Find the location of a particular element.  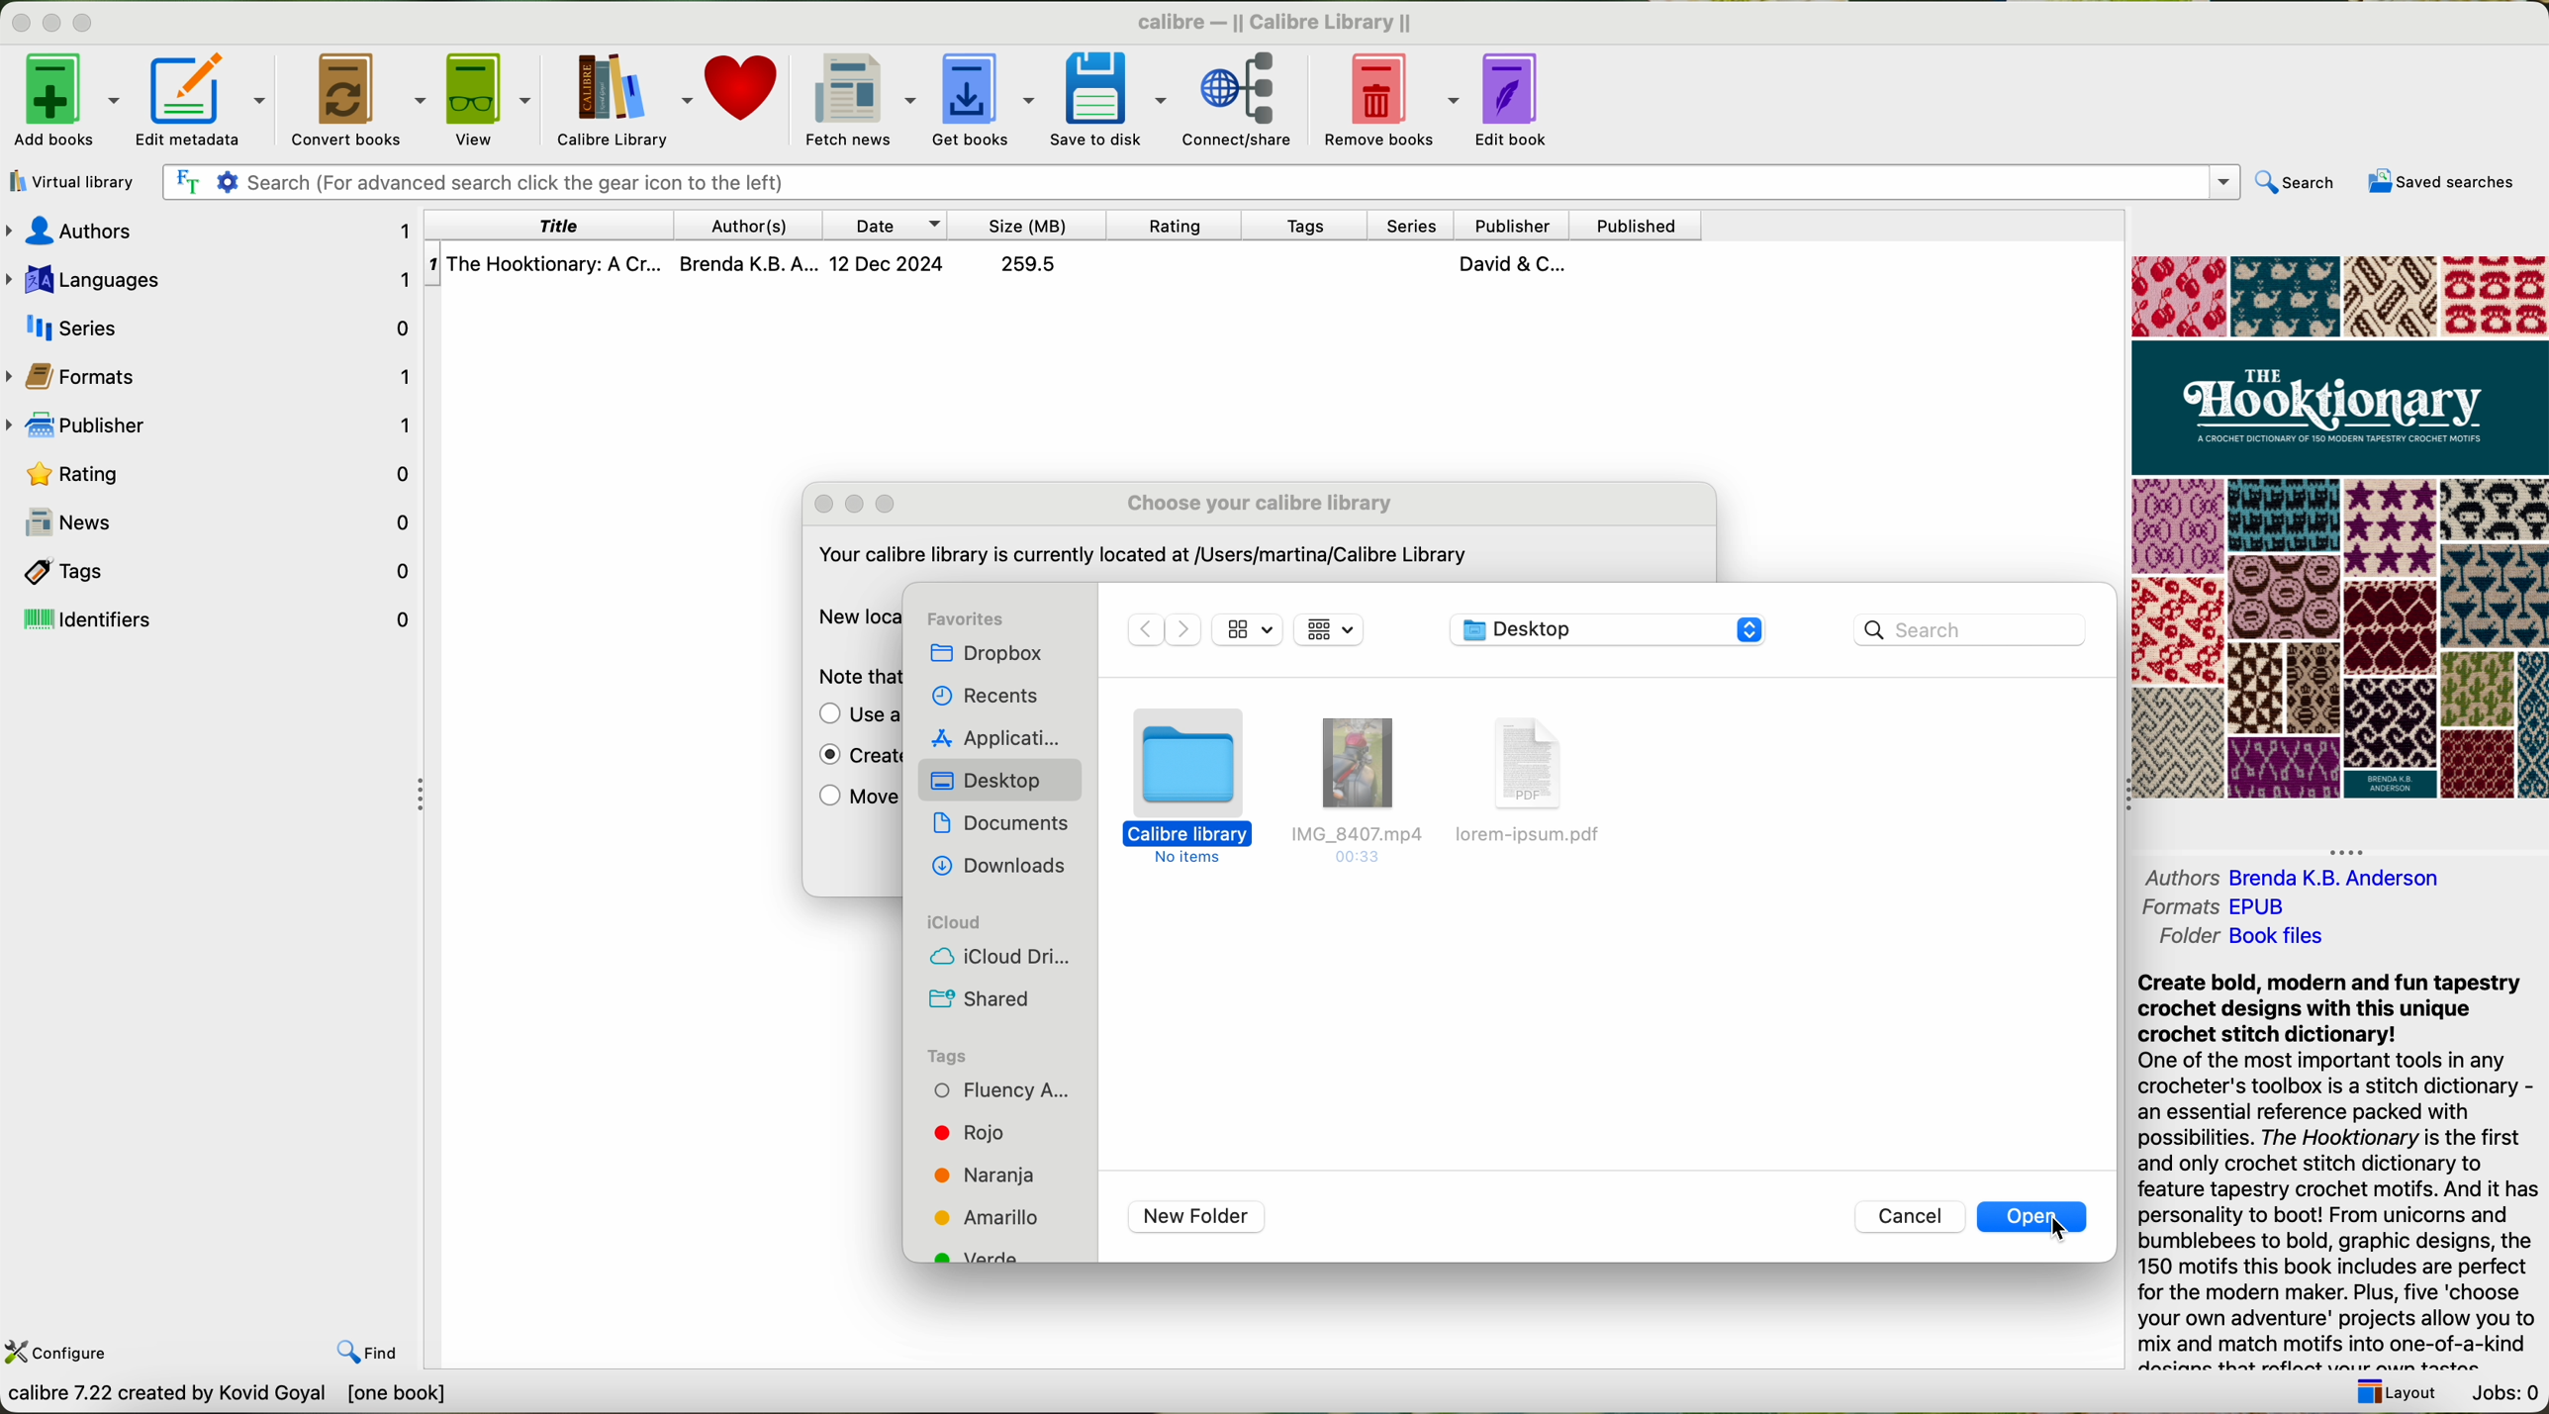

icon is located at coordinates (1246, 628).